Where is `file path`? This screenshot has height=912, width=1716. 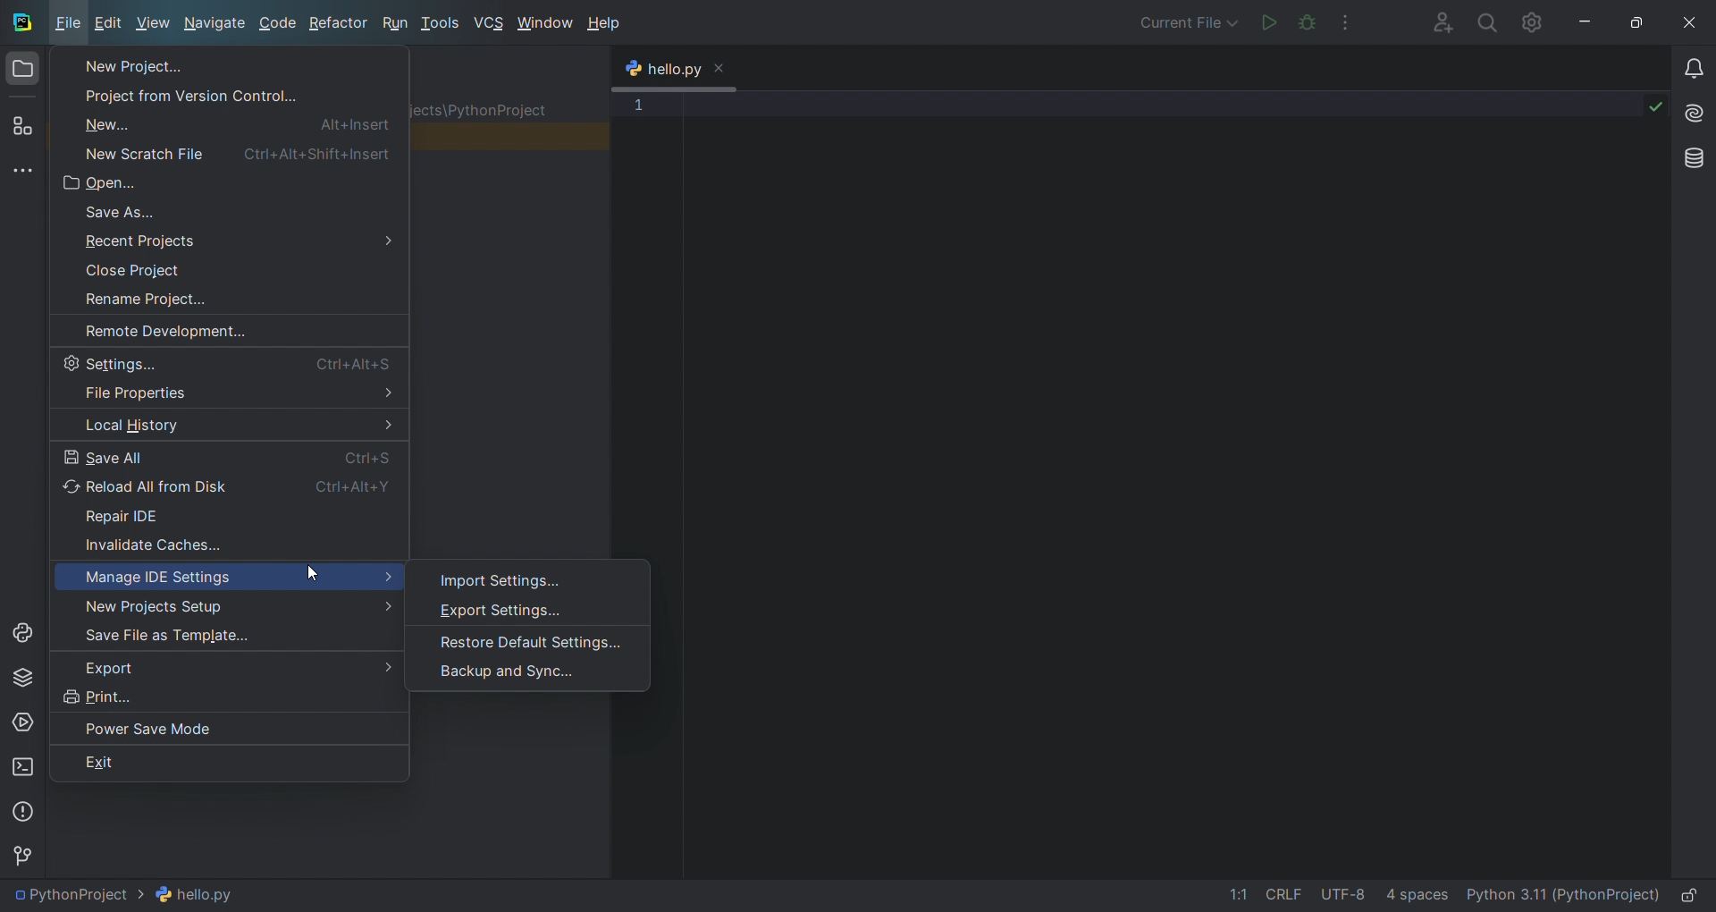
file path is located at coordinates (125, 896).